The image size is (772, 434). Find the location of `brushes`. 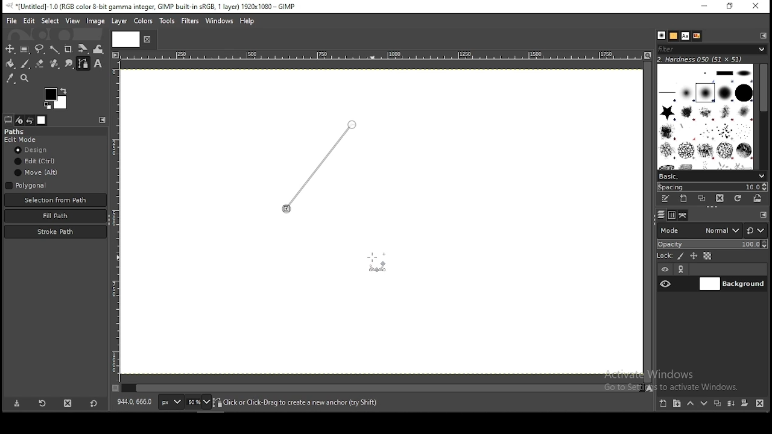

brushes is located at coordinates (662, 36).